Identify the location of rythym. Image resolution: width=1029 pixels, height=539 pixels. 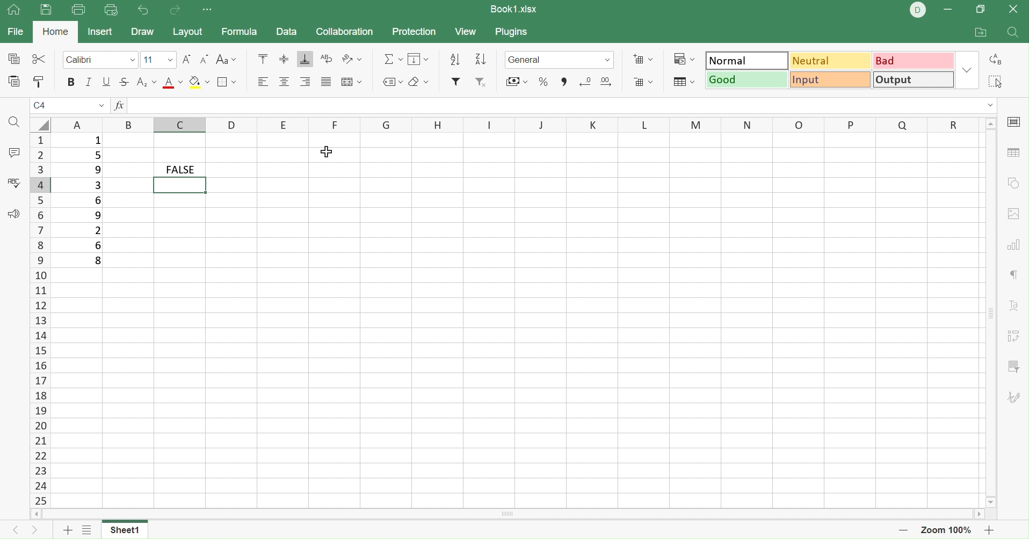
(1009, 276).